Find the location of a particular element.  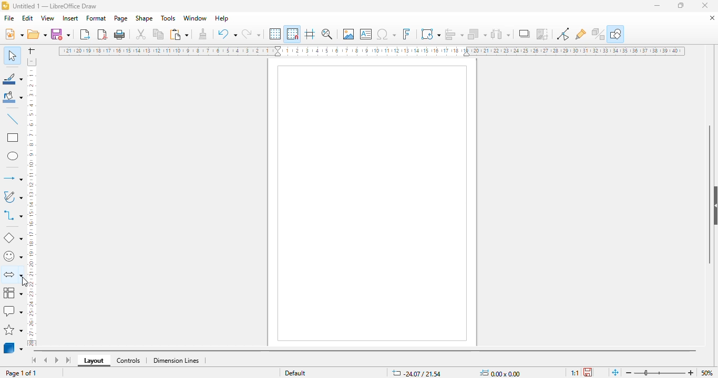

X&Y coordinates is located at coordinates (416, 373).